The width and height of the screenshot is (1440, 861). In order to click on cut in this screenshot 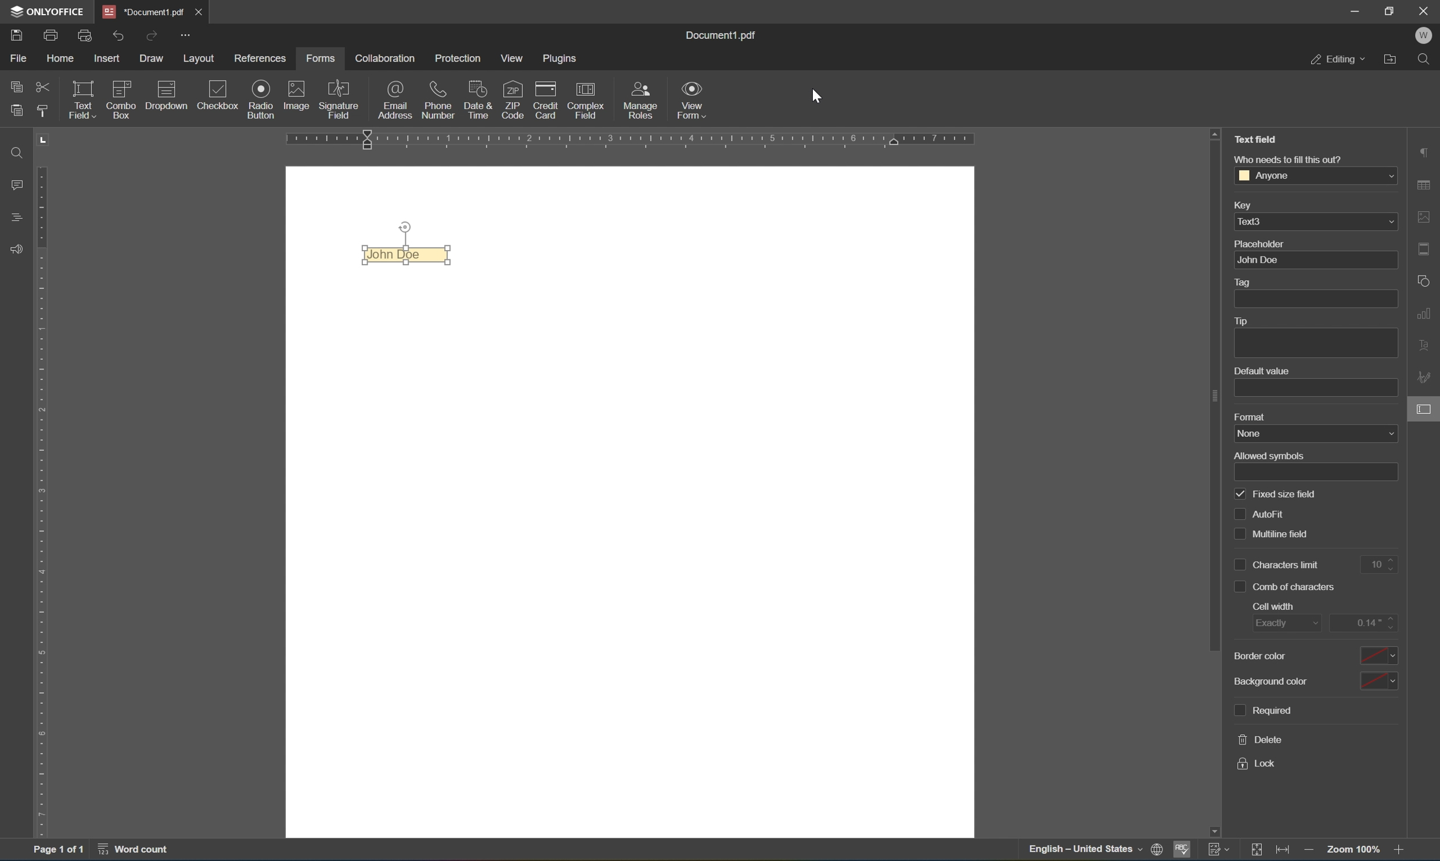, I will do `click(44, 86)`.